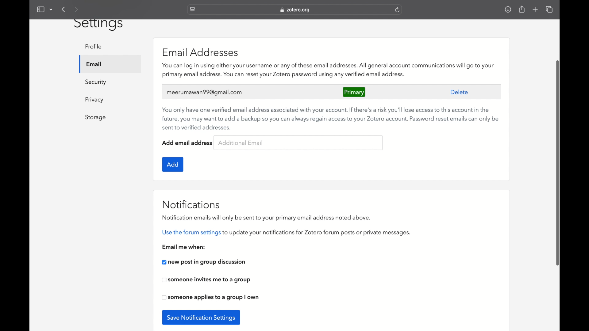  Describe the element at coordinates (204, 92) in the screenshot. I see `user's email address` at that location.